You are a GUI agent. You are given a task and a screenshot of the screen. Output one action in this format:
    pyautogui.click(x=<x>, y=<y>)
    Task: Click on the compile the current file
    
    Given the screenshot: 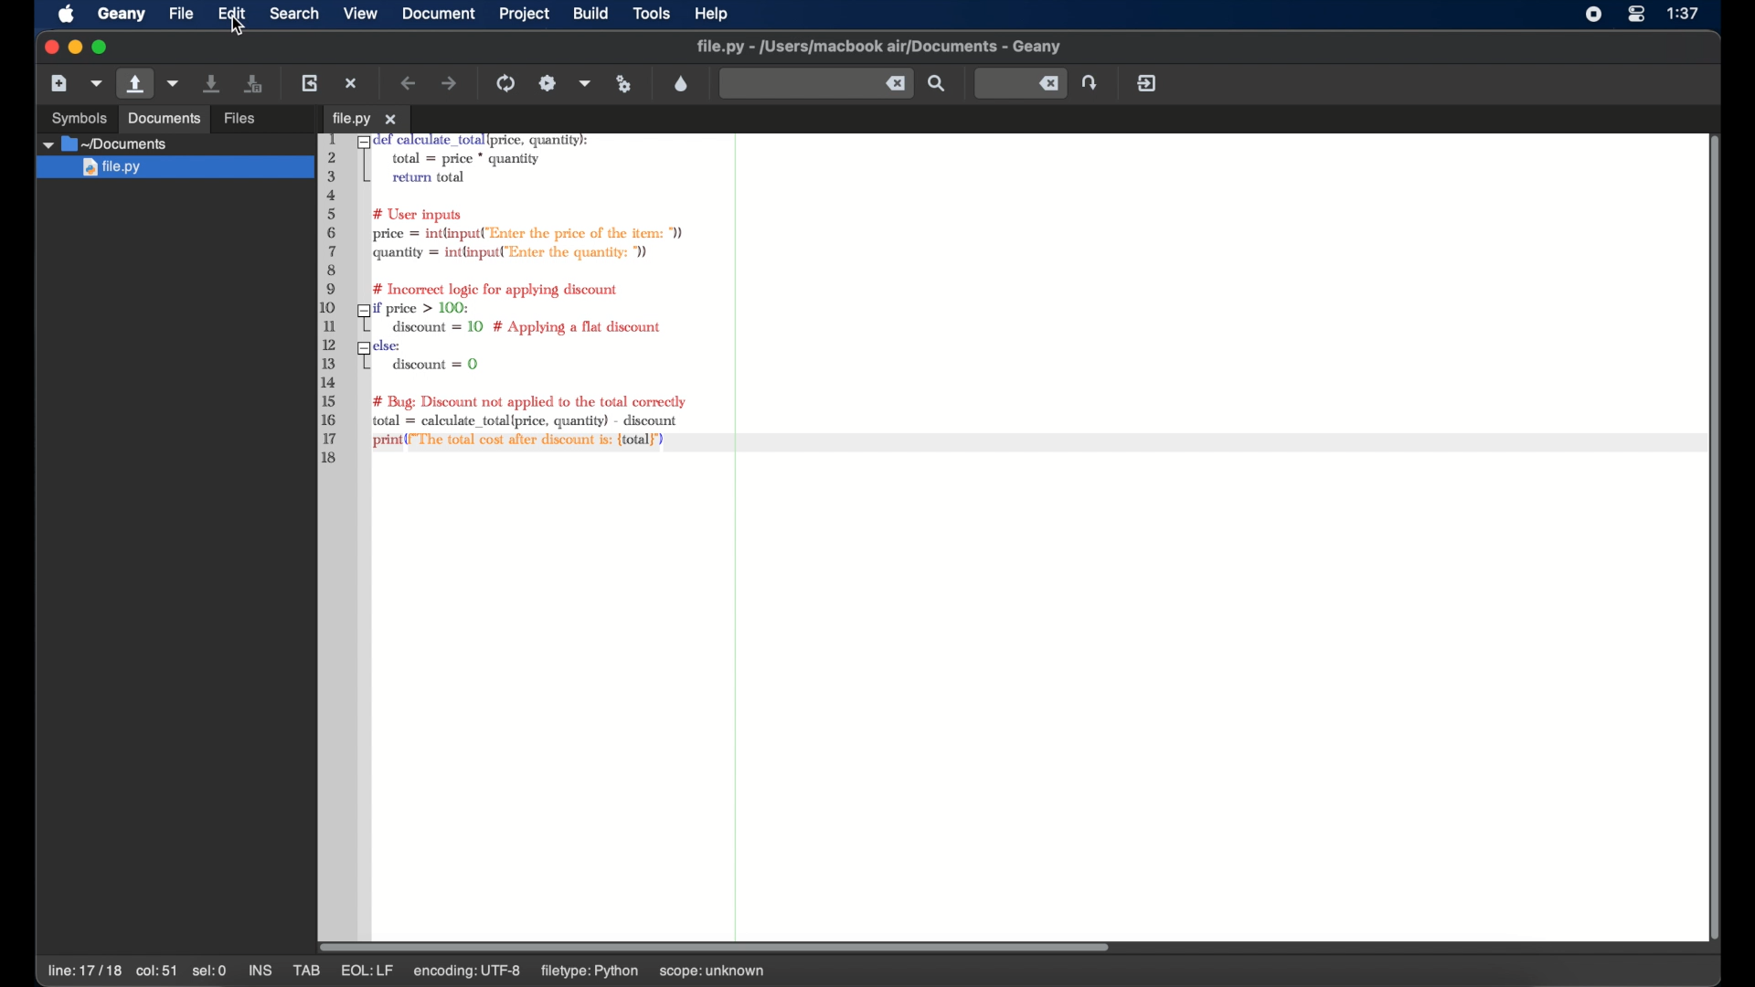 What is the action you would take?
    pyautogui.click(x=506, y=82)
    